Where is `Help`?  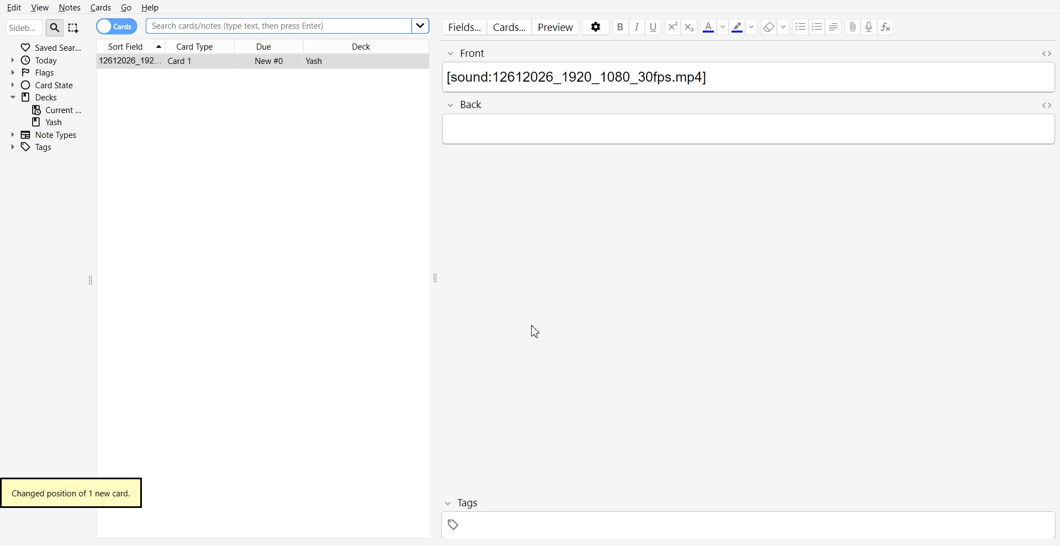
Help is located at coordinates (151, 7).